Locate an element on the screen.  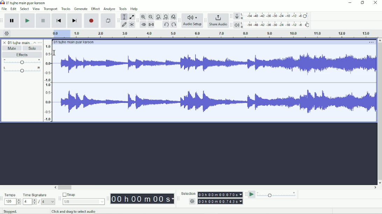
Zoom Out is located at coordinates (151, 17).